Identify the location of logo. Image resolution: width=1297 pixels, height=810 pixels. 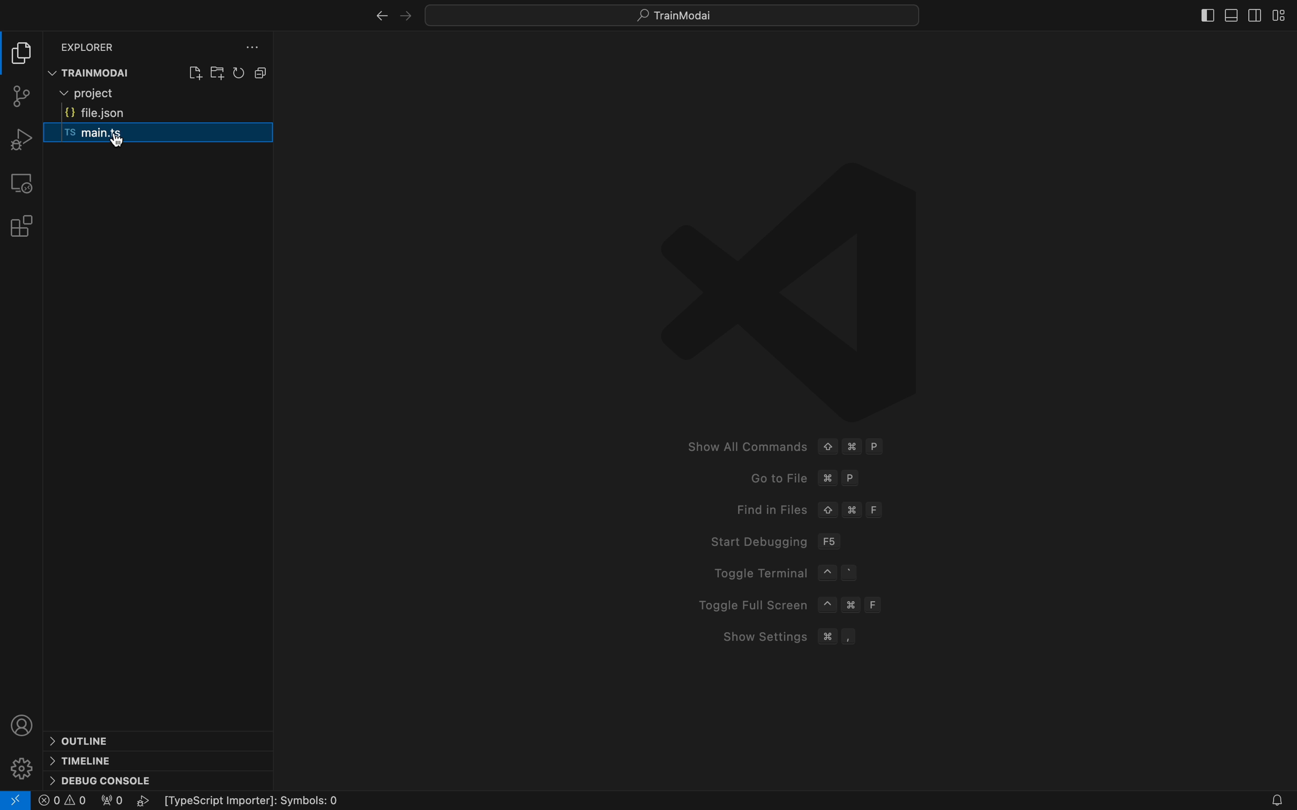
(17, 800).